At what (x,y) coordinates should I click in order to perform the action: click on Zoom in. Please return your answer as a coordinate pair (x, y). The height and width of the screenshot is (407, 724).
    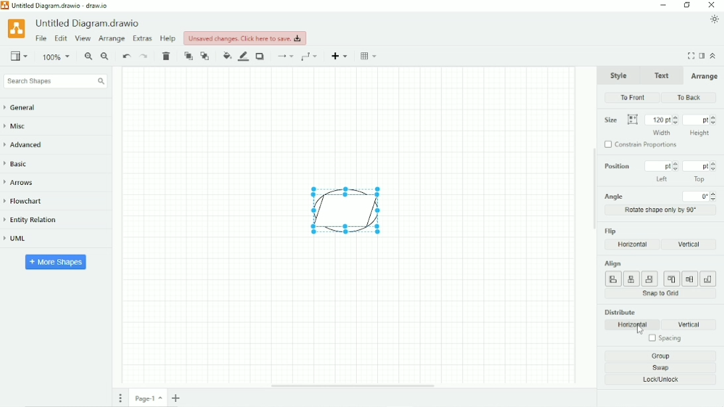
    Looking at the image, I should click on (88, 57).